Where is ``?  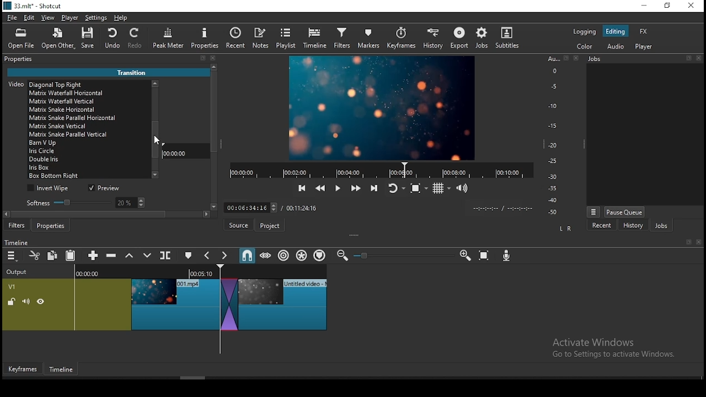  is located at coordinates (575, 58).